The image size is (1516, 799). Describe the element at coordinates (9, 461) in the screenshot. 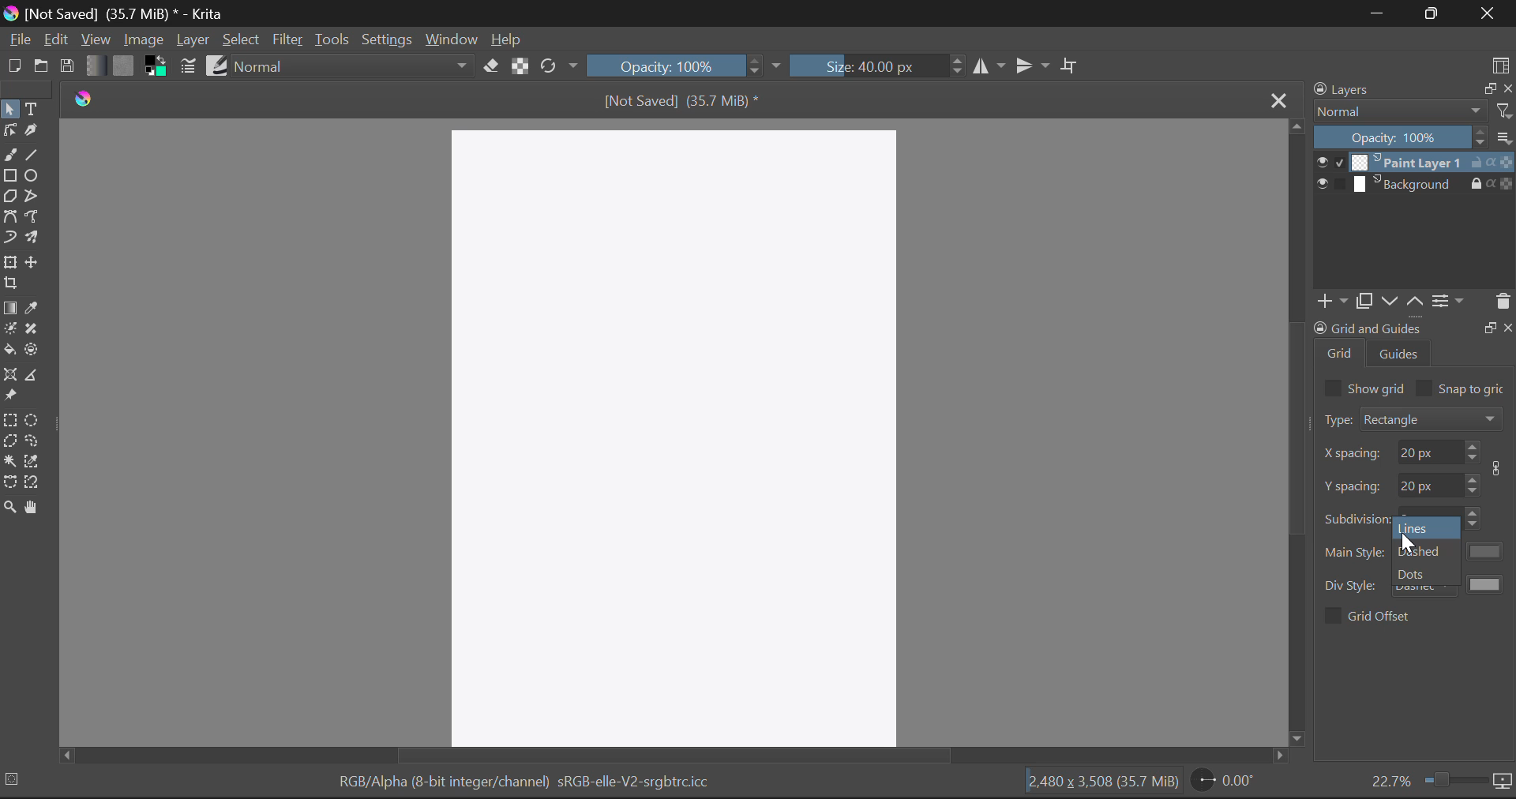

I see `Continuous Selection` at that location.